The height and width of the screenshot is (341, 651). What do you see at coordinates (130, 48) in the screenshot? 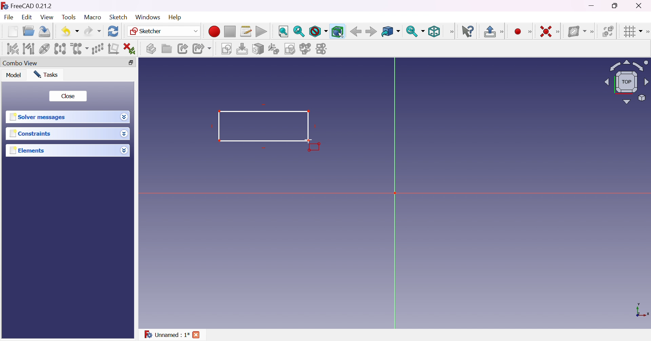
I see `Delete all constraints` at bounding box center [130, 48].